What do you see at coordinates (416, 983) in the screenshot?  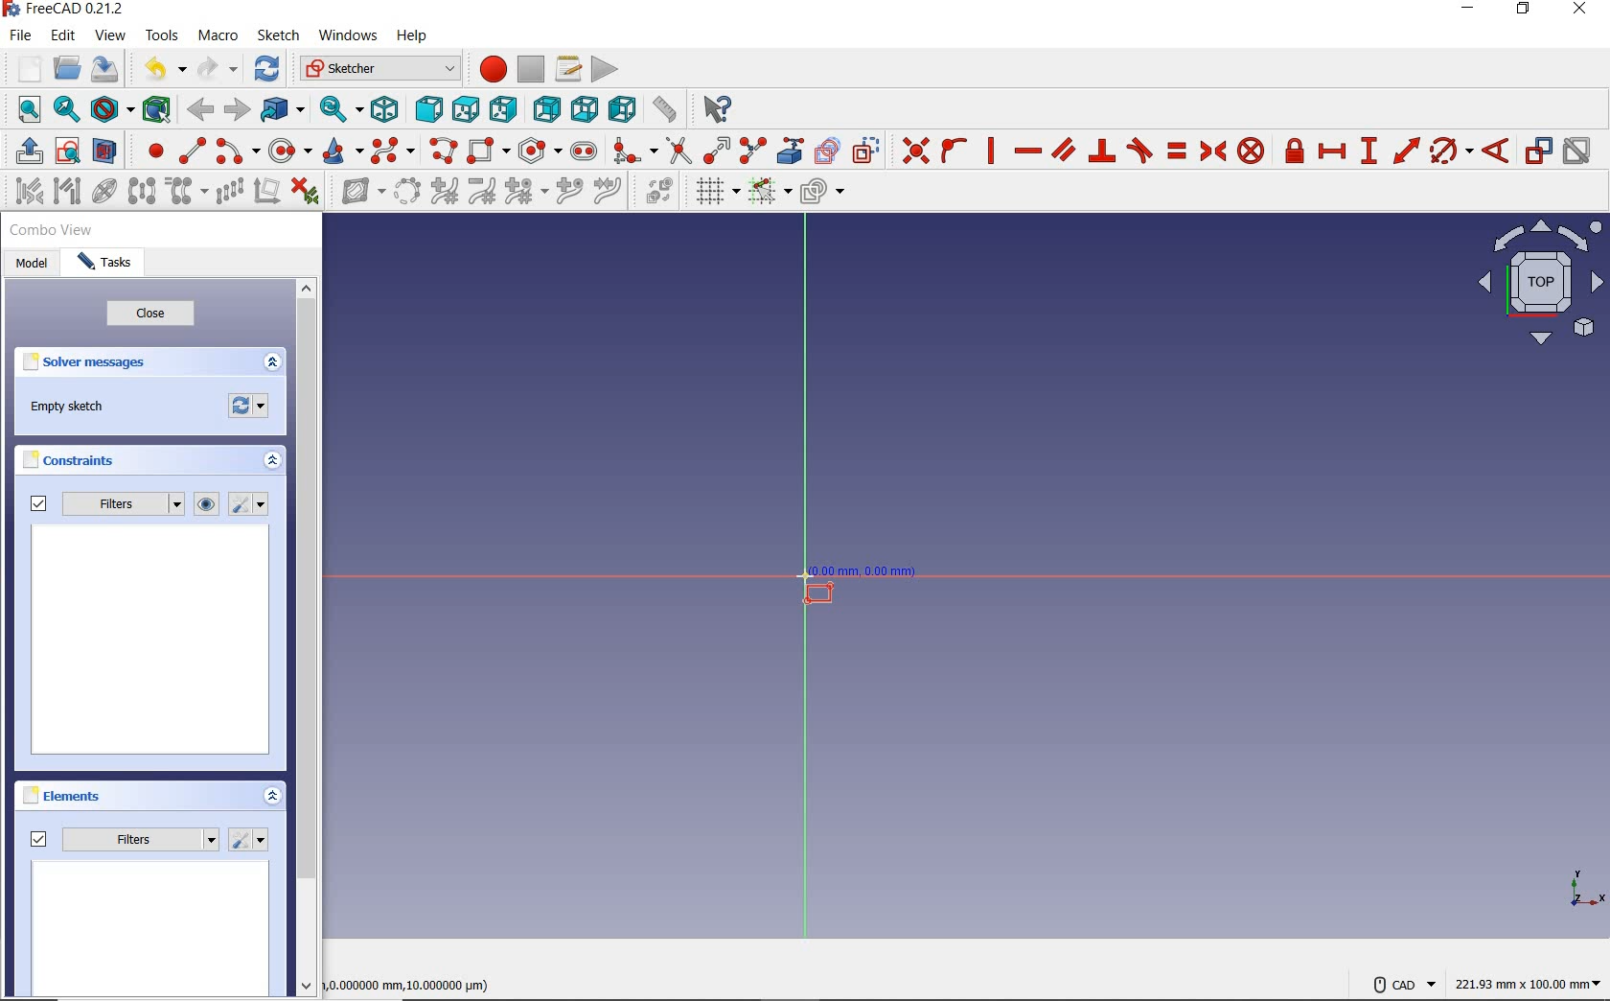 I see `dimensions` at bounding box center [416, 983].